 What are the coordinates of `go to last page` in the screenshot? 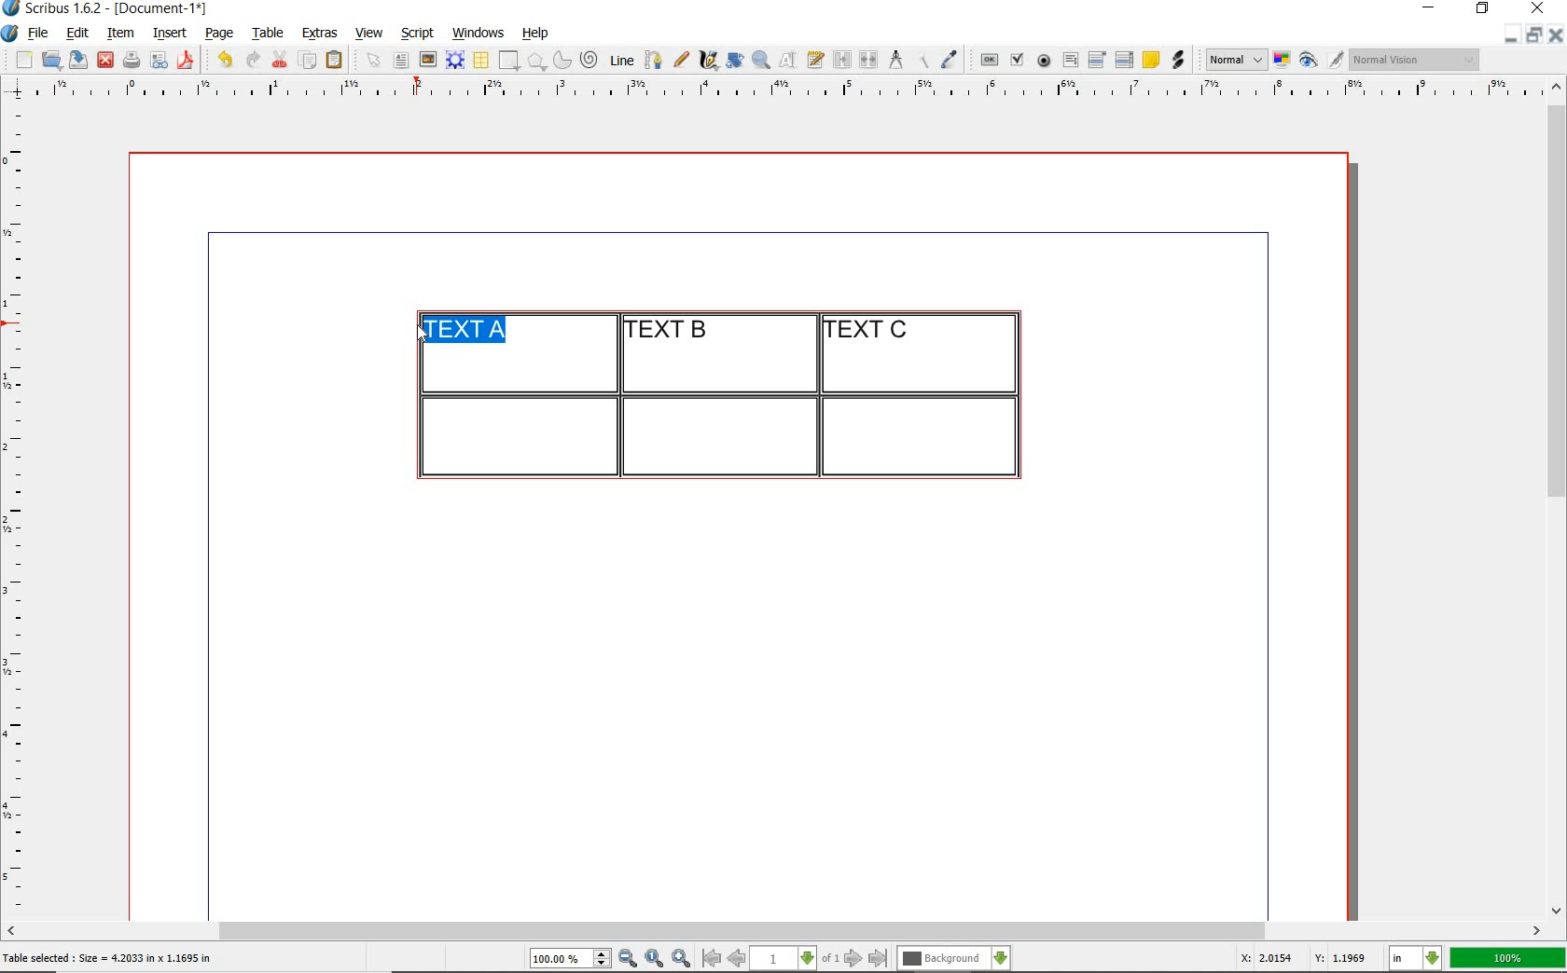 It's located at (879, 959).